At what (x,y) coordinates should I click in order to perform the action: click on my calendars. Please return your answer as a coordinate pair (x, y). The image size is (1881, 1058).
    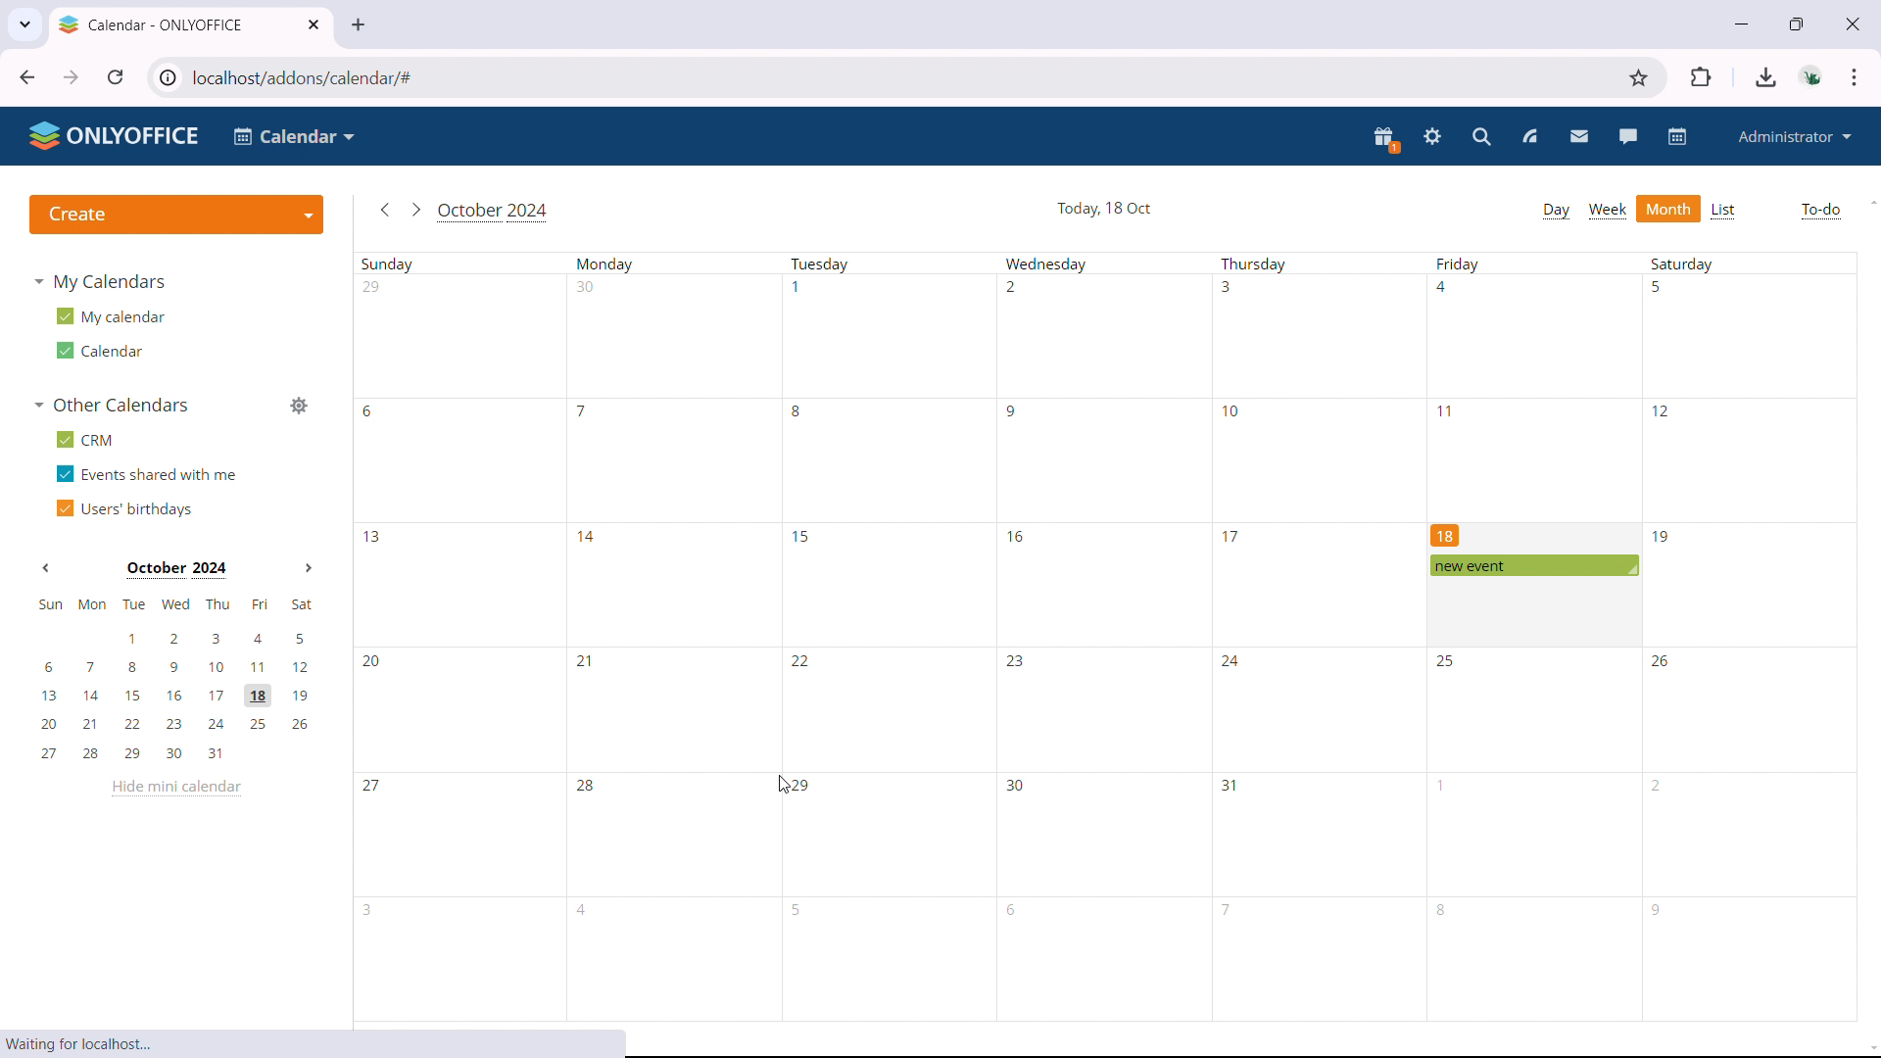
    Looking at the image, I should click on (104, 282).